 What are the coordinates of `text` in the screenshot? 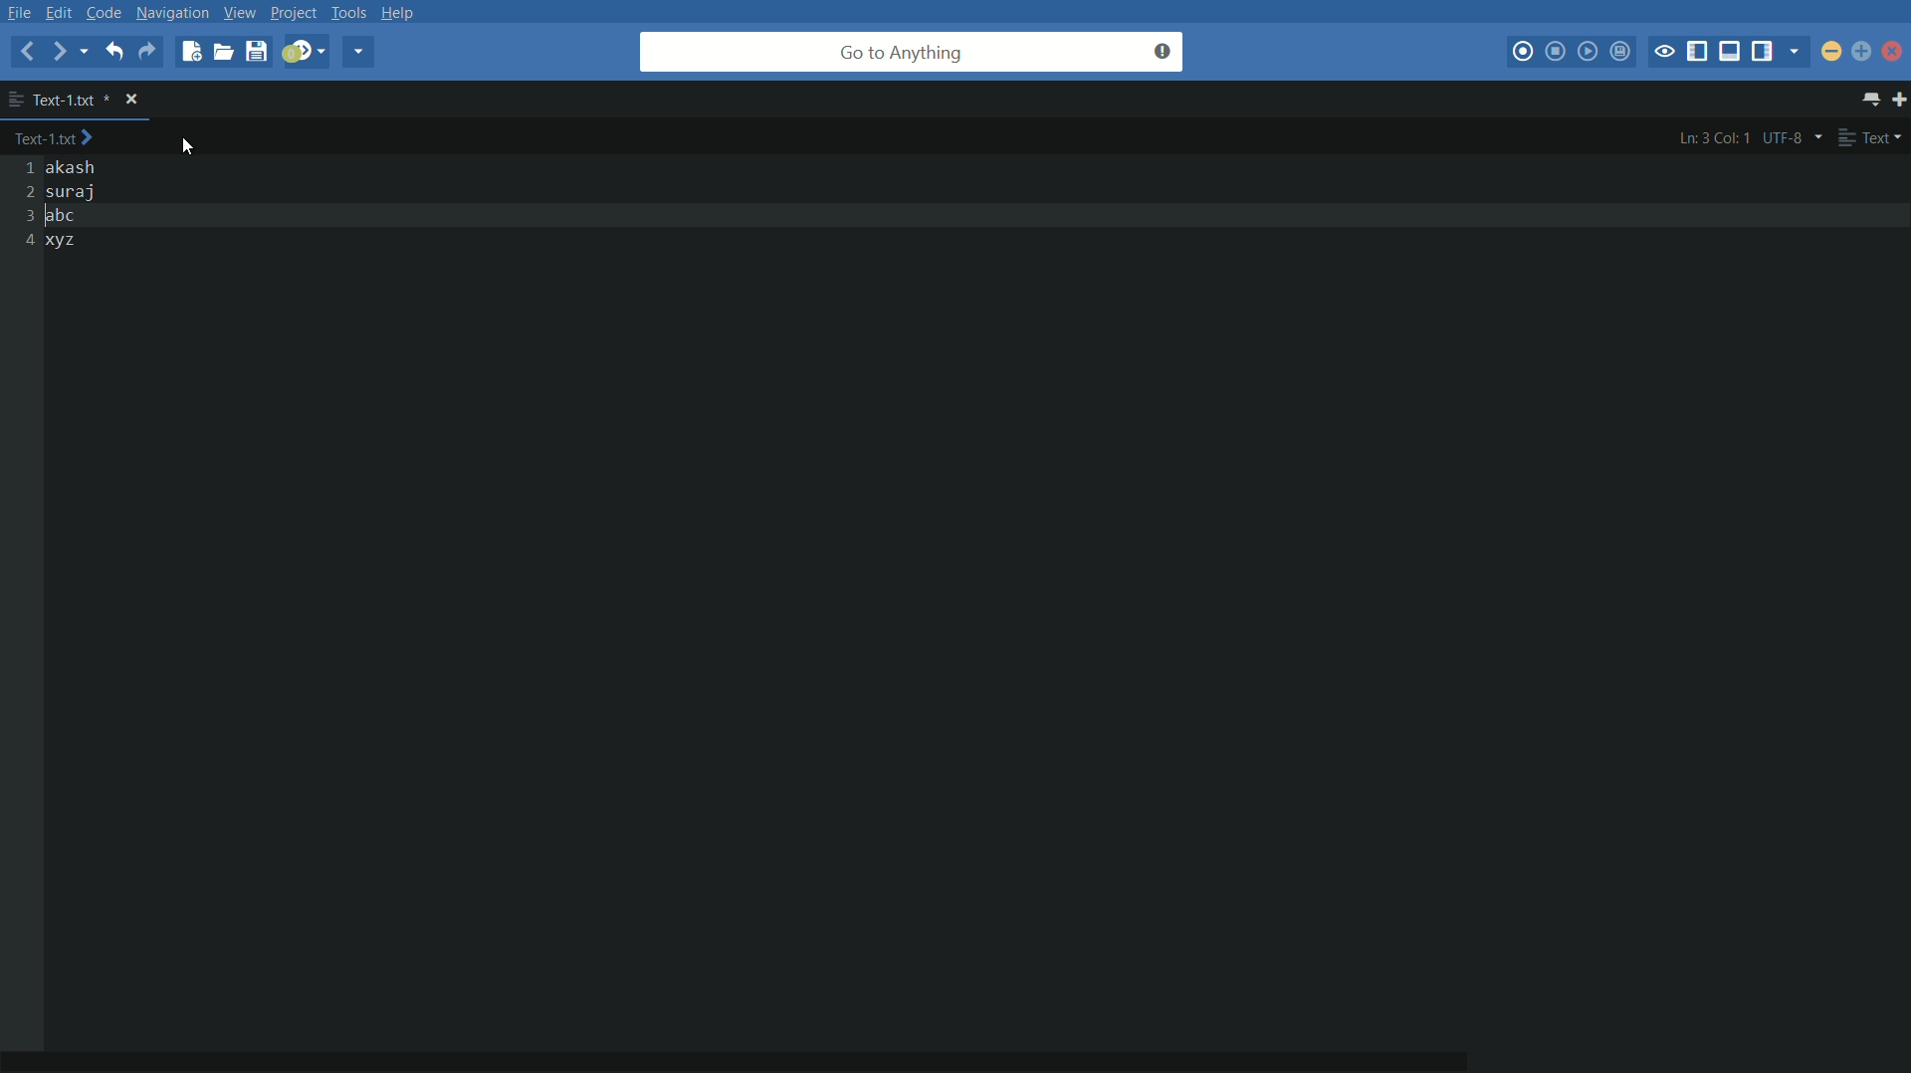 It's located at (1871, 138).